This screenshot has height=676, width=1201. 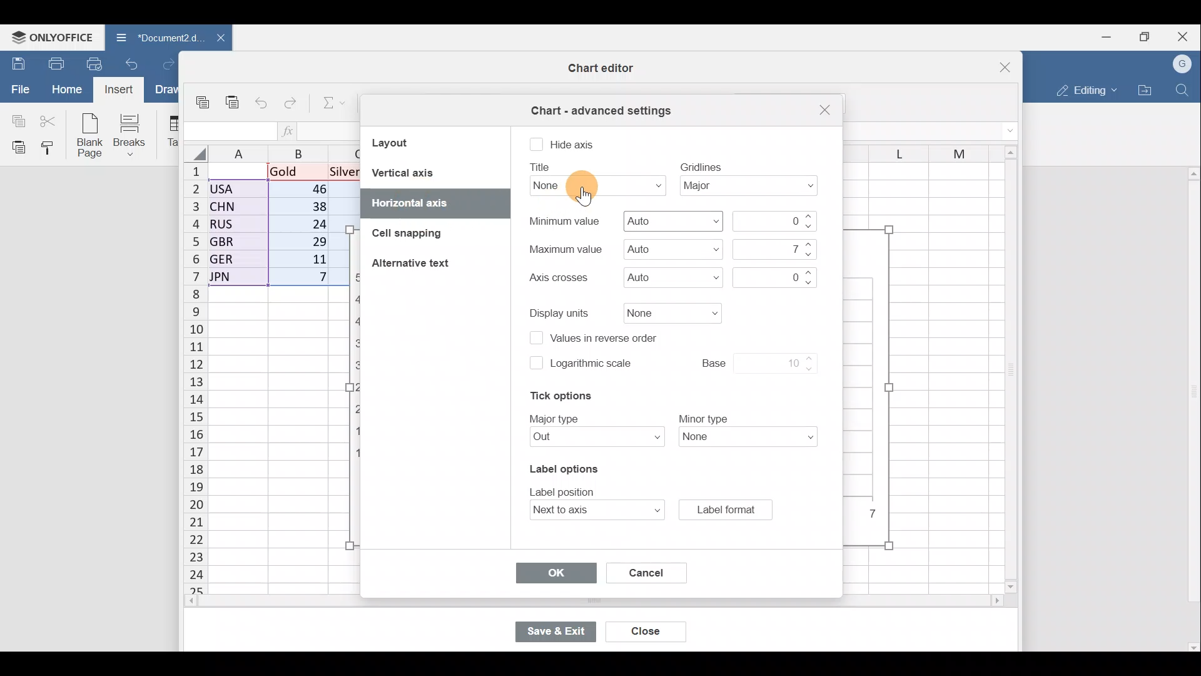 I want to click on Home, so click(x=64, y=90).